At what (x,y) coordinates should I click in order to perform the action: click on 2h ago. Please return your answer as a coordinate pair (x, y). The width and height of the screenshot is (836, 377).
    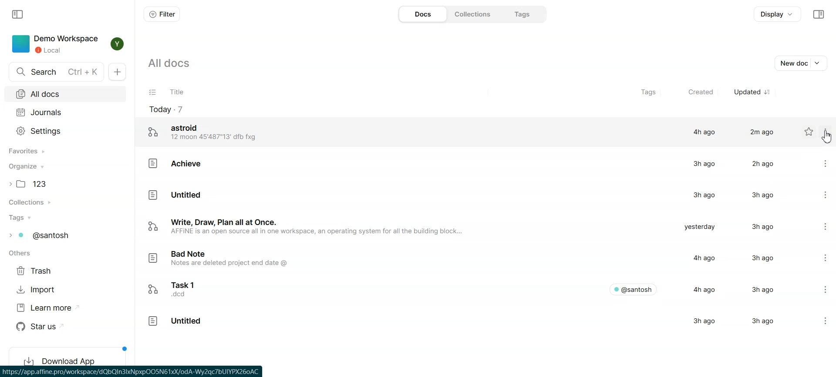
    Looking at the image, I should click on (760, 165).